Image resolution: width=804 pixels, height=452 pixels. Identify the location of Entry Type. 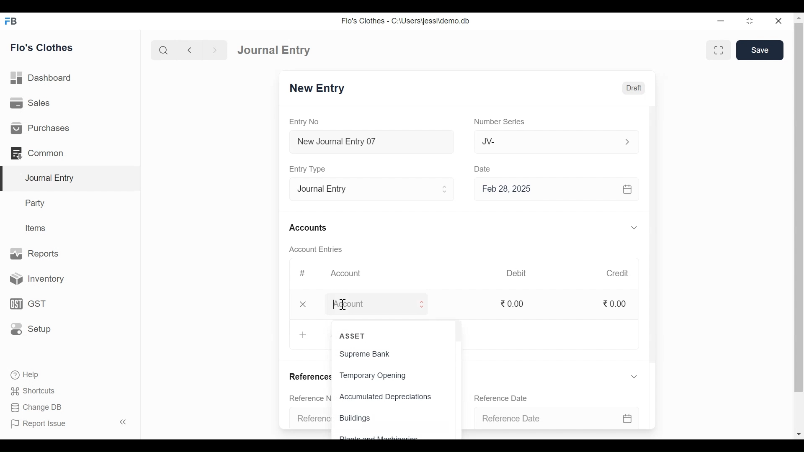
(312, 169).